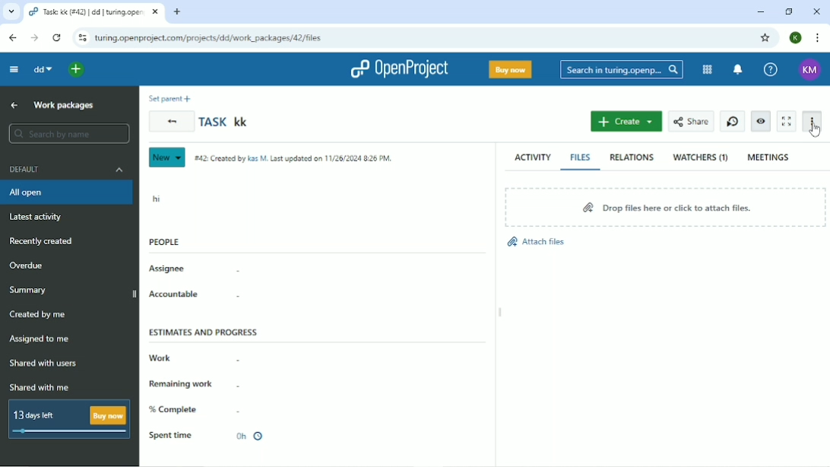 This screenshot has width=830, height=467. I want to click on 13 days left Buy now, so click(70, 419).